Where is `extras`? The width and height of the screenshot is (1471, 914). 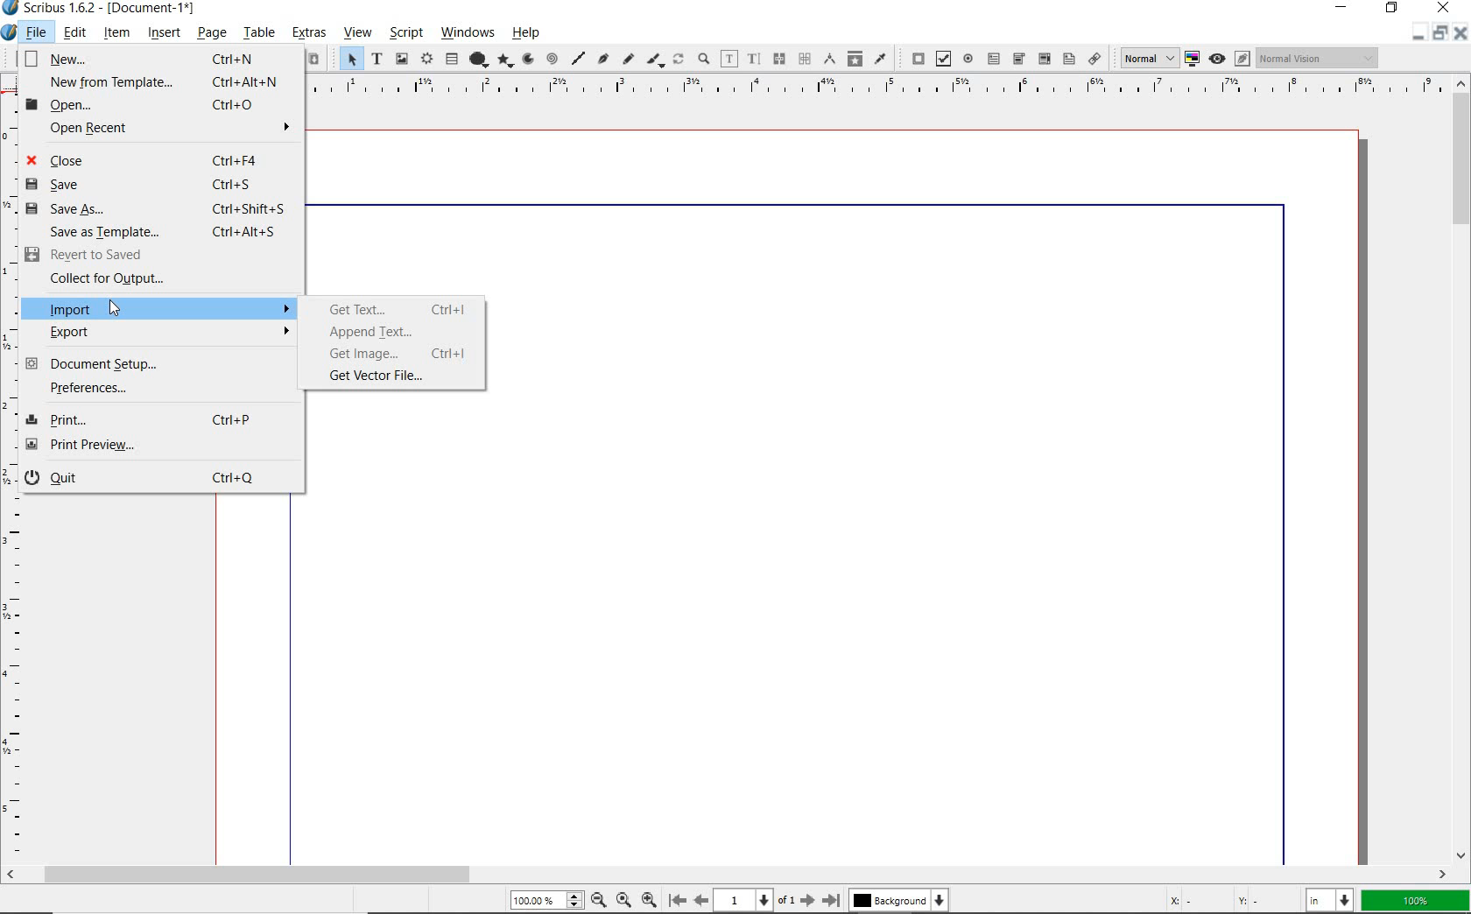 extras is located at coordinates (308, 32).